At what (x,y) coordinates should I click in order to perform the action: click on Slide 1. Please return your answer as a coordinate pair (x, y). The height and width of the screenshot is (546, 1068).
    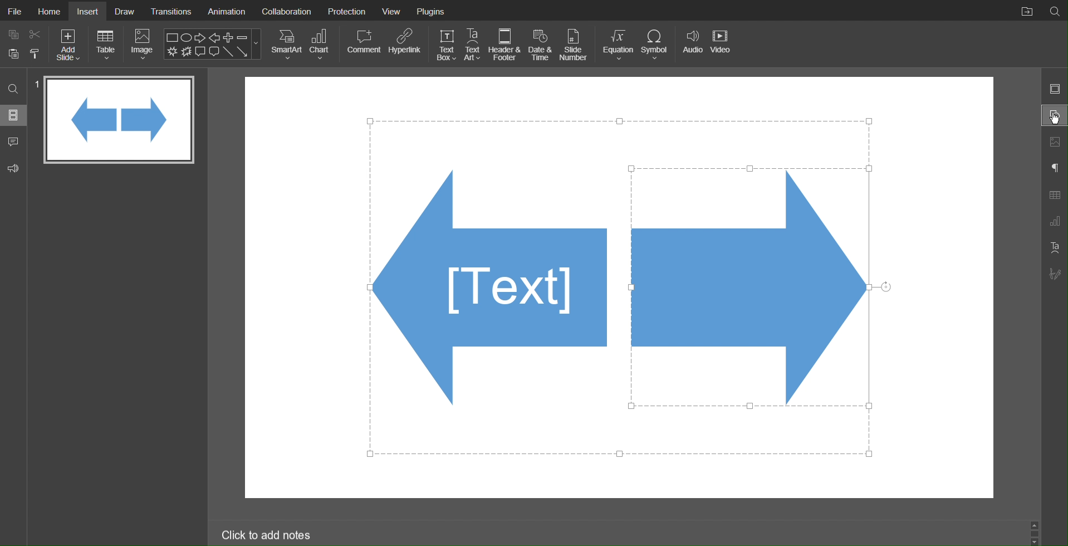
    Looking at the image, I should click on (119, 120).